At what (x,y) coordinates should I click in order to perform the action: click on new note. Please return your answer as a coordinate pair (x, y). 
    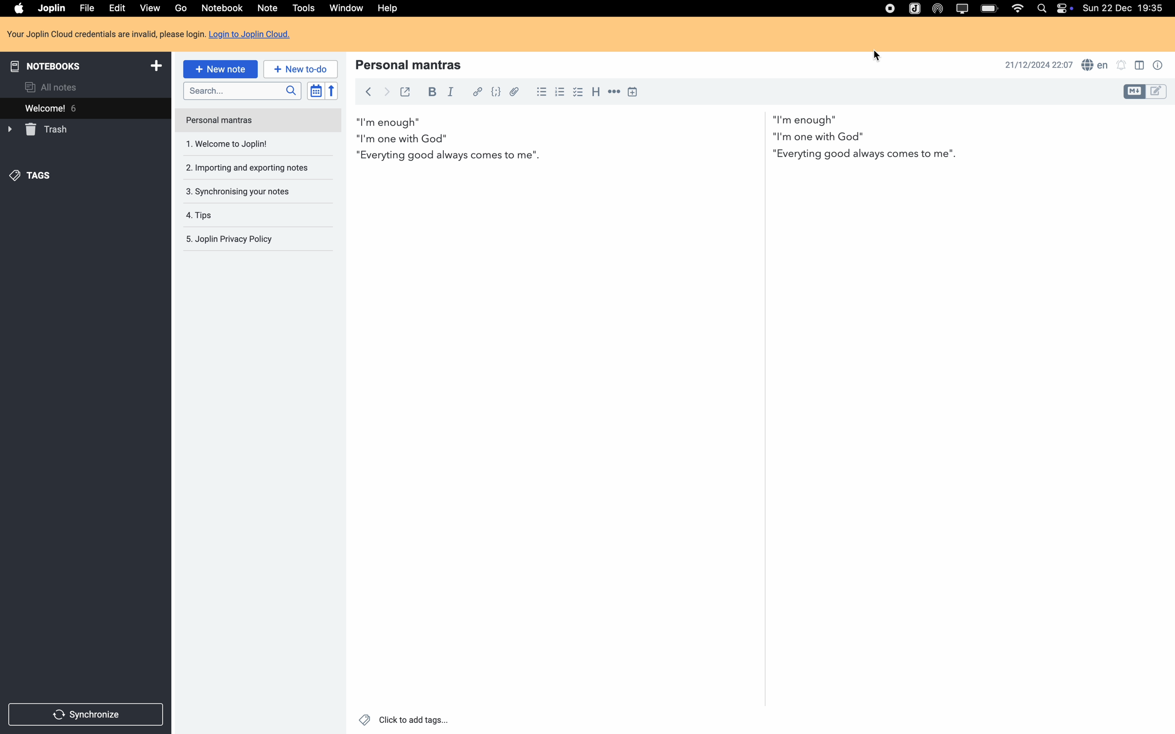
    Looking at the image, I should click on (220, 69).